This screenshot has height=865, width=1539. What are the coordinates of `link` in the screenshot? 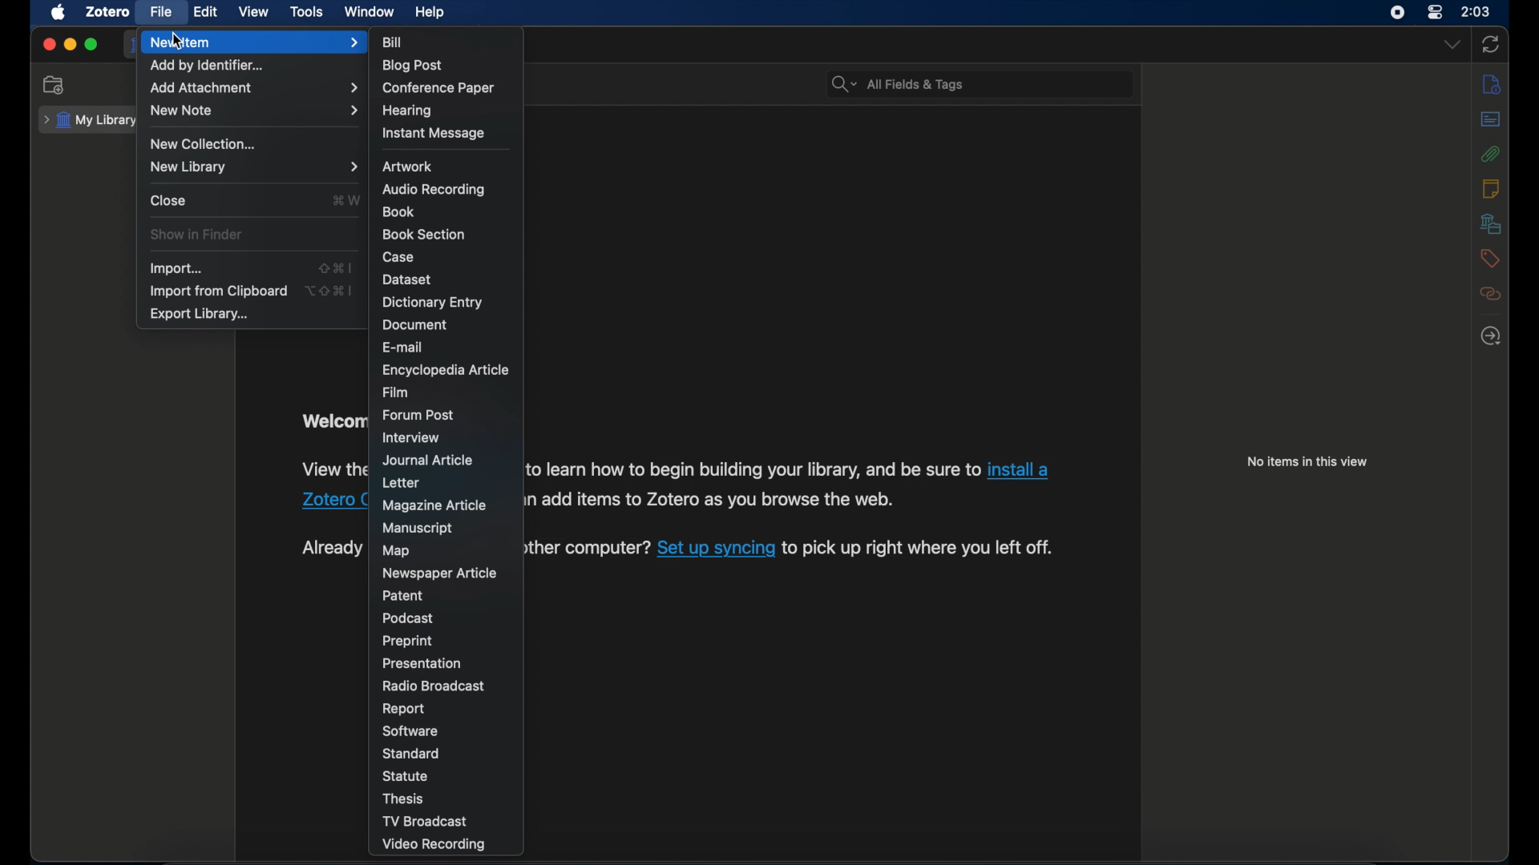 It's located at (1022, 469).